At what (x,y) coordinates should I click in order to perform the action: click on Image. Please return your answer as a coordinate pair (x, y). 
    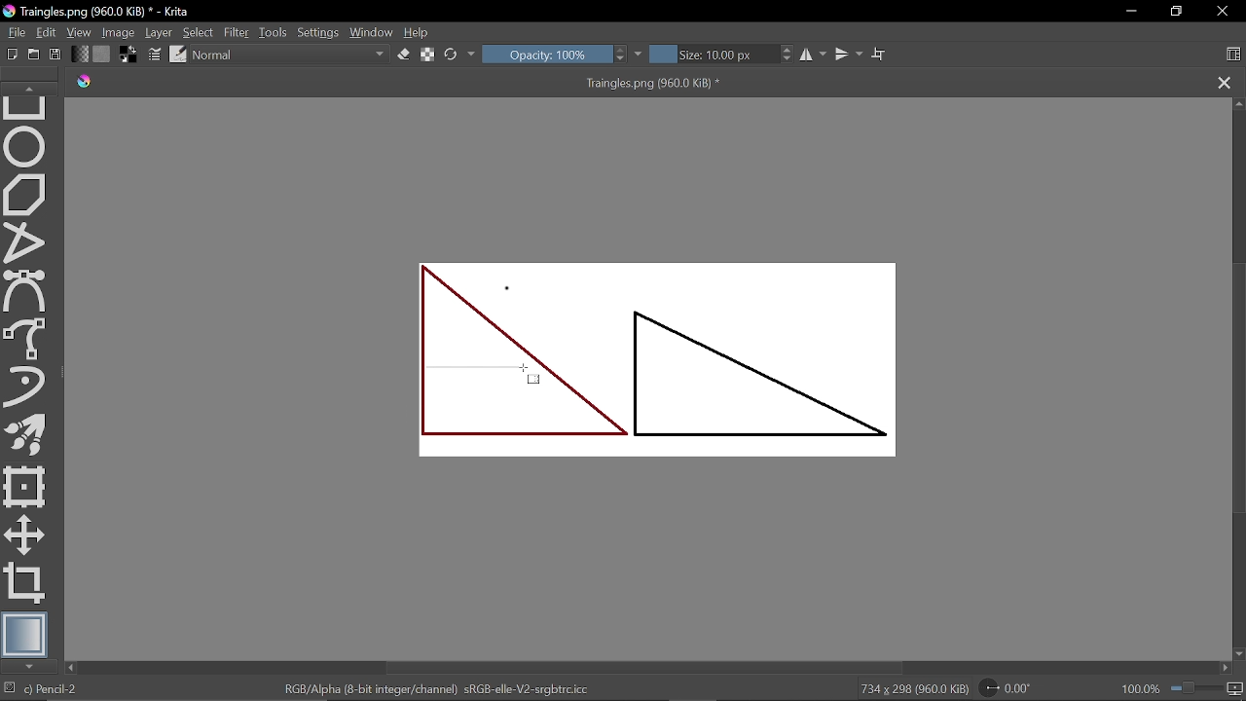
    Looking at the image, I should click on (118, 32).